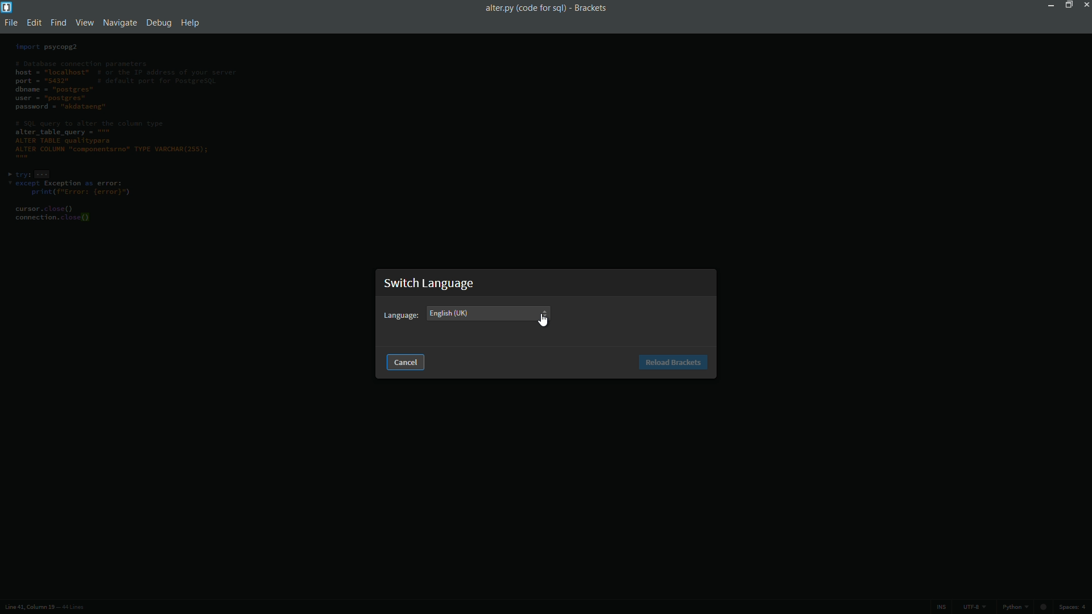  Describe the element at coordinates (34, 22) in the screenshot. I see `edit menu` at that location.